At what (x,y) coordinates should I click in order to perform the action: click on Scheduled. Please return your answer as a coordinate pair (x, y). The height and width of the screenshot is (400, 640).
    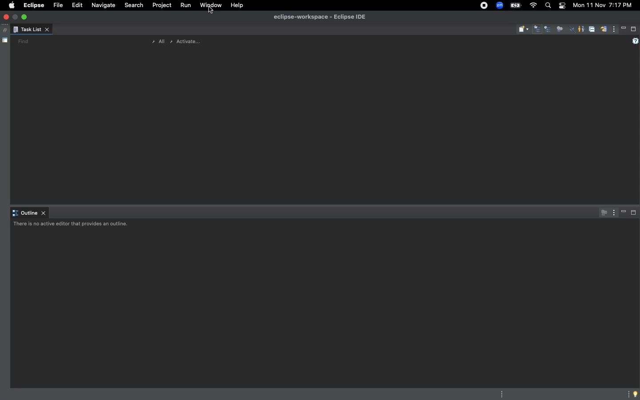
    Looking at the image, I should click on (548, 30).